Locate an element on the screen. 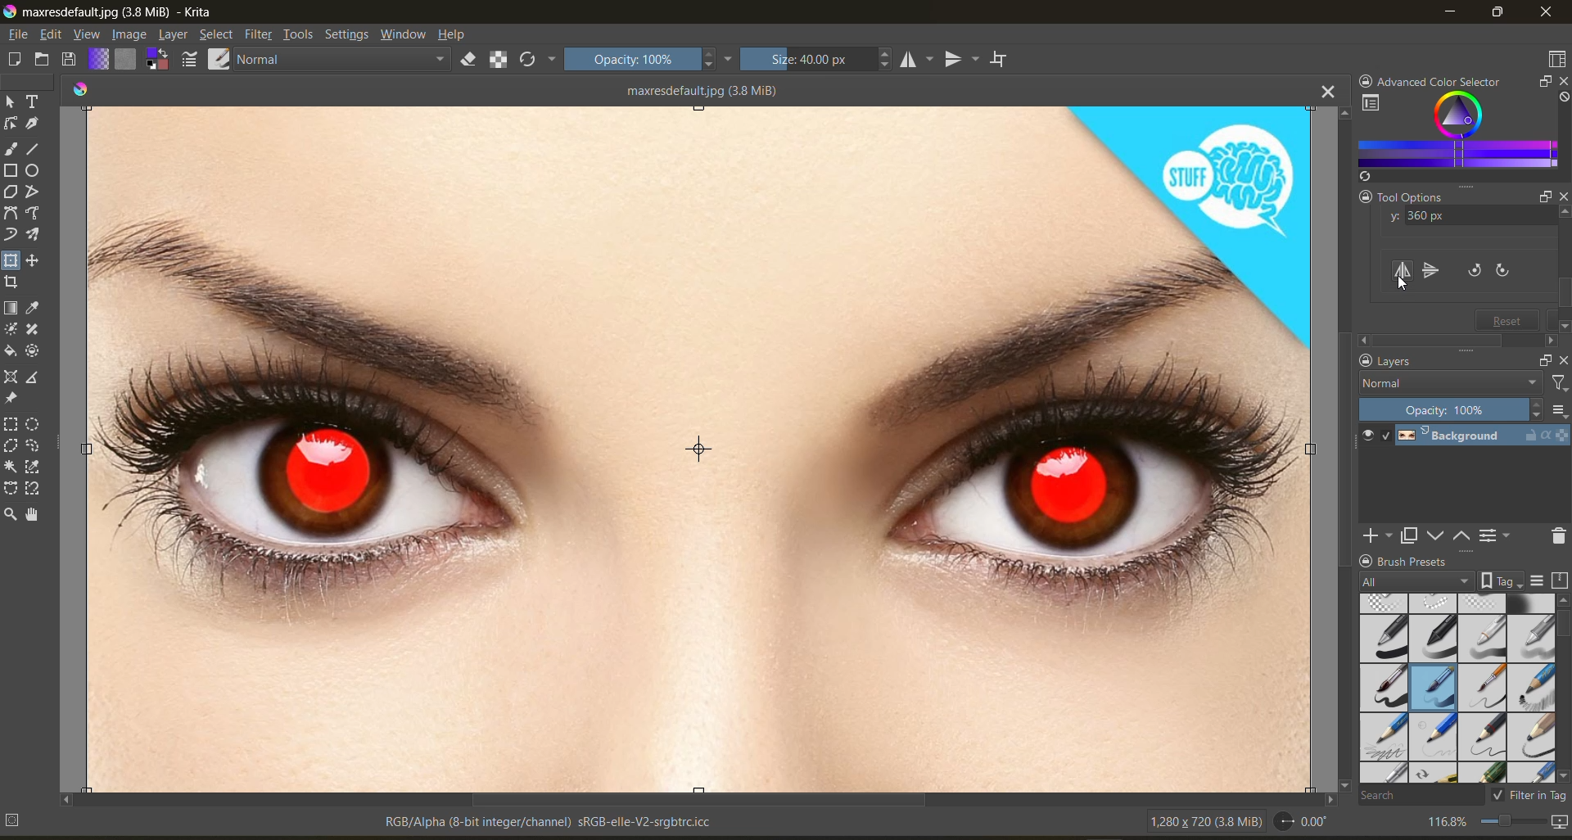 The width and height of the screenshot is (1572, 840). tool is located at coordinates (34, 489).